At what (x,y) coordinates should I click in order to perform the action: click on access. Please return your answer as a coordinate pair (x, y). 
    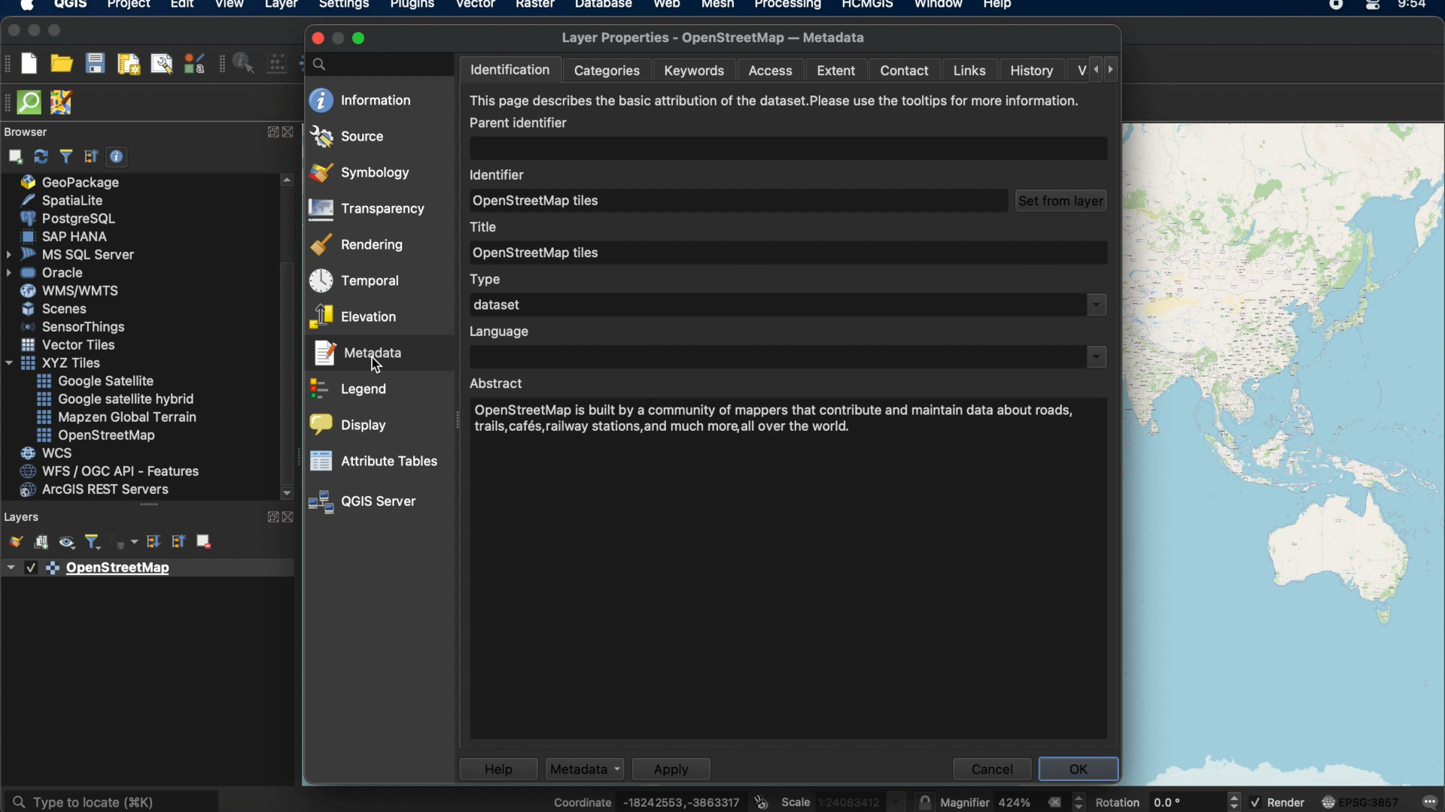
    Looking at the image, I should click on (773, 72).